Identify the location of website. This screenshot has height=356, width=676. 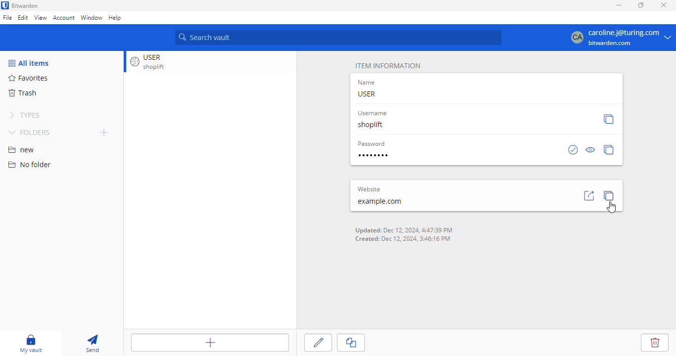
(369, 189).